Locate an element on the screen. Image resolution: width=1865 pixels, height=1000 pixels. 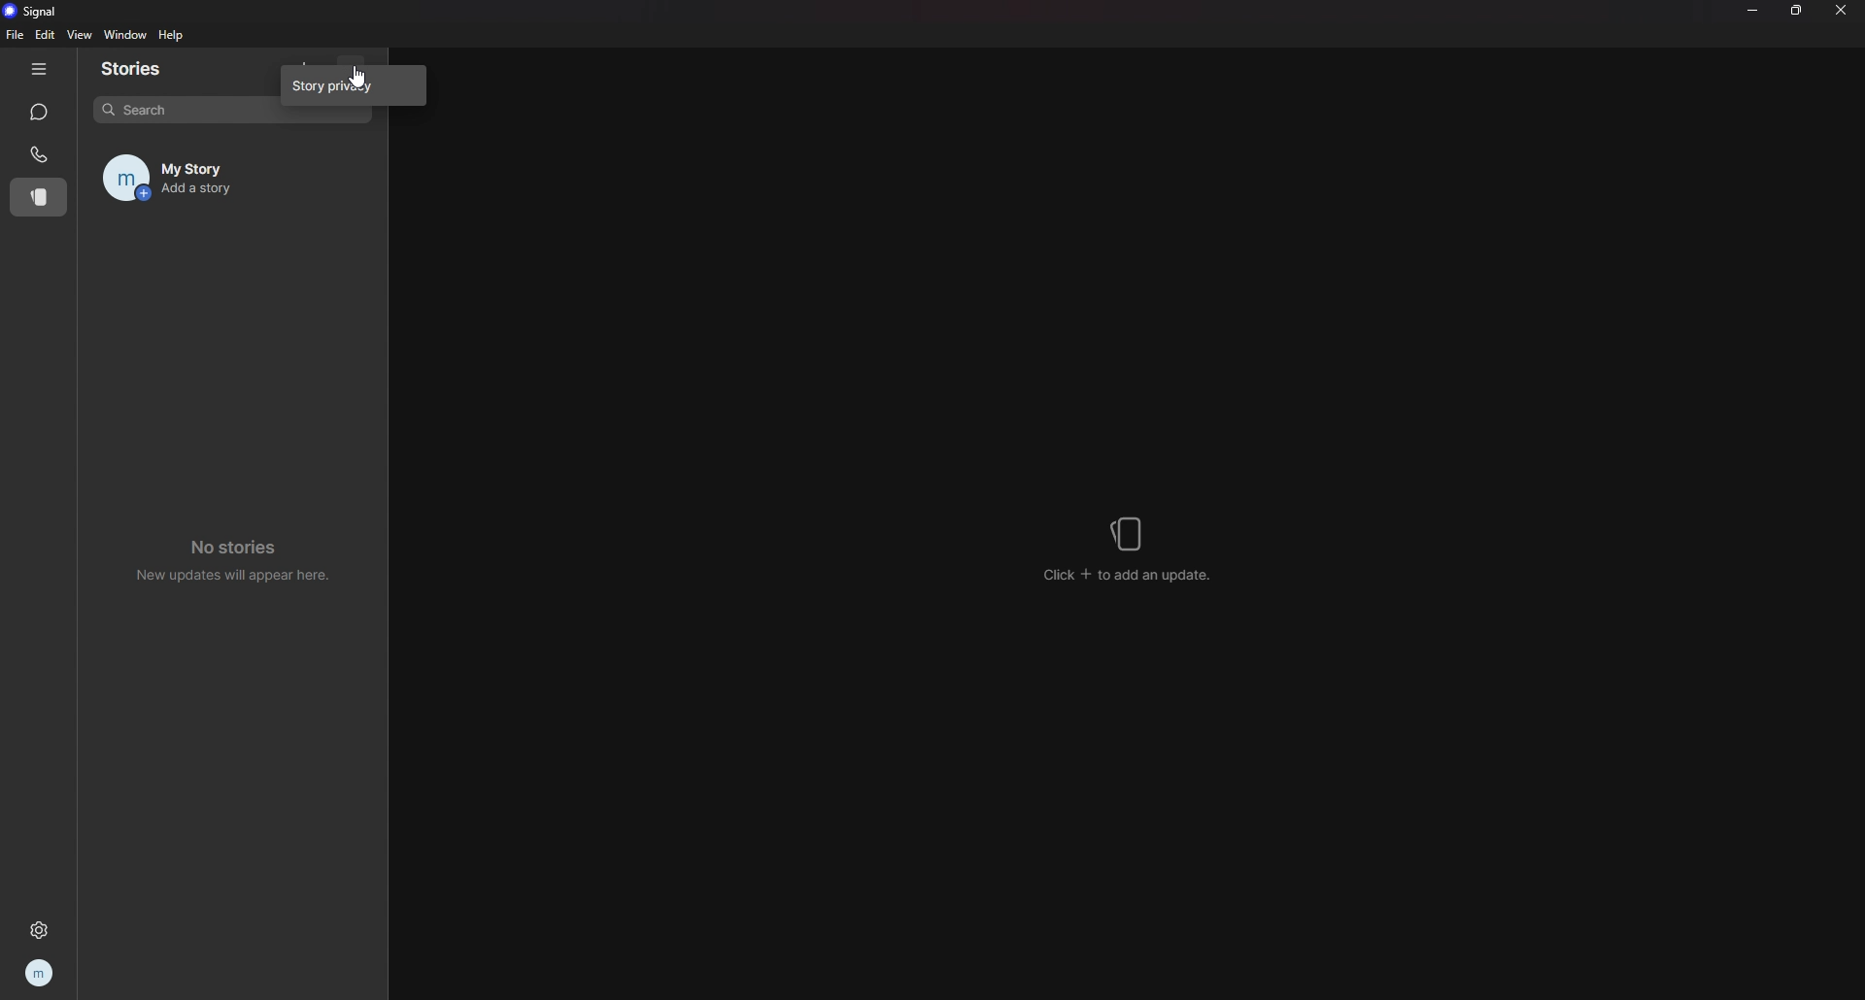
story privacy is located at coordinates (353, 84).